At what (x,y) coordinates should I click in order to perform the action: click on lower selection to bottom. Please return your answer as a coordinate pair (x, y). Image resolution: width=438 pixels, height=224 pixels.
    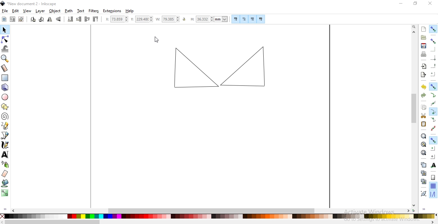
    Looking at the image, I should click on (70, 20).